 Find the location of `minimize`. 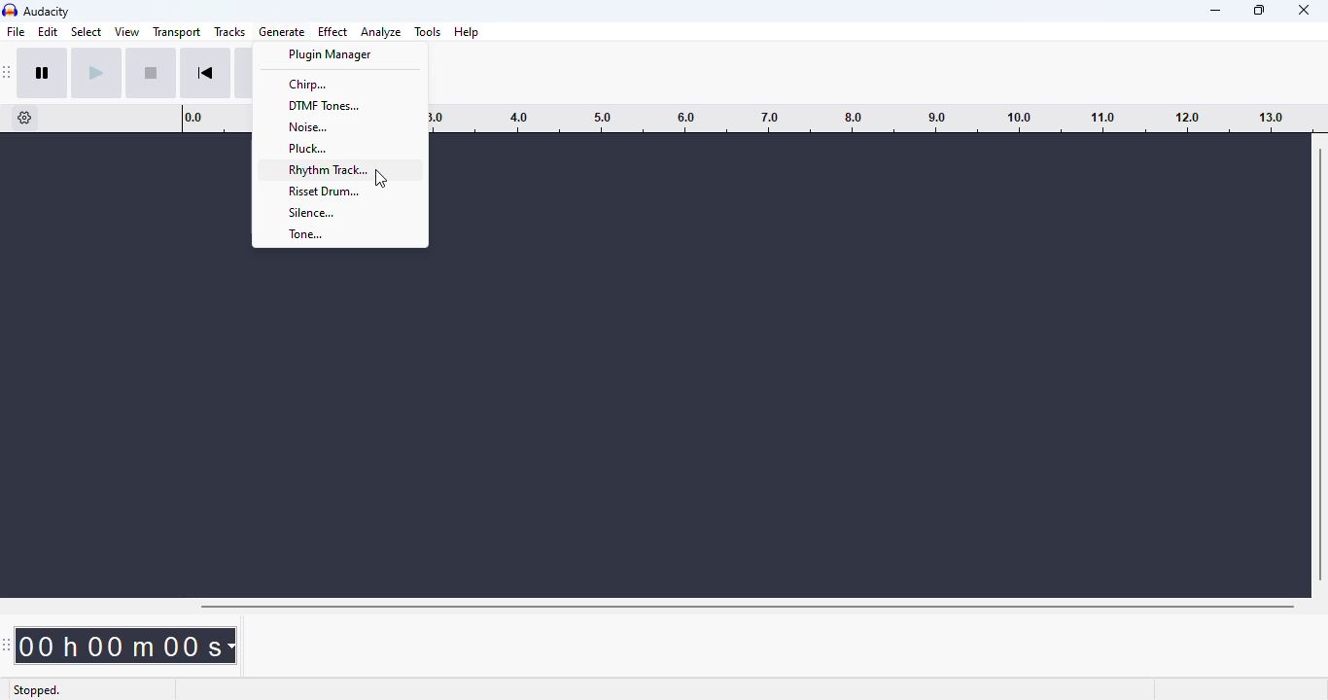

minimize is located at coordinates (1217, 11).